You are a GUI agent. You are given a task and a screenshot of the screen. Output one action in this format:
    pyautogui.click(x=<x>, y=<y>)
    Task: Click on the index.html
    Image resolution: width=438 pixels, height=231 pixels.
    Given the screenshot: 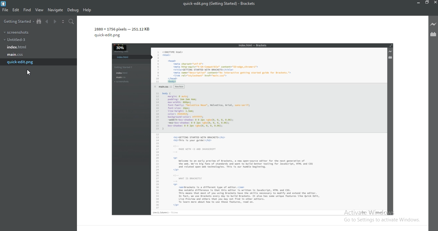 What is the action you would take?
    pyautogui.click(x=16, y=47)
    